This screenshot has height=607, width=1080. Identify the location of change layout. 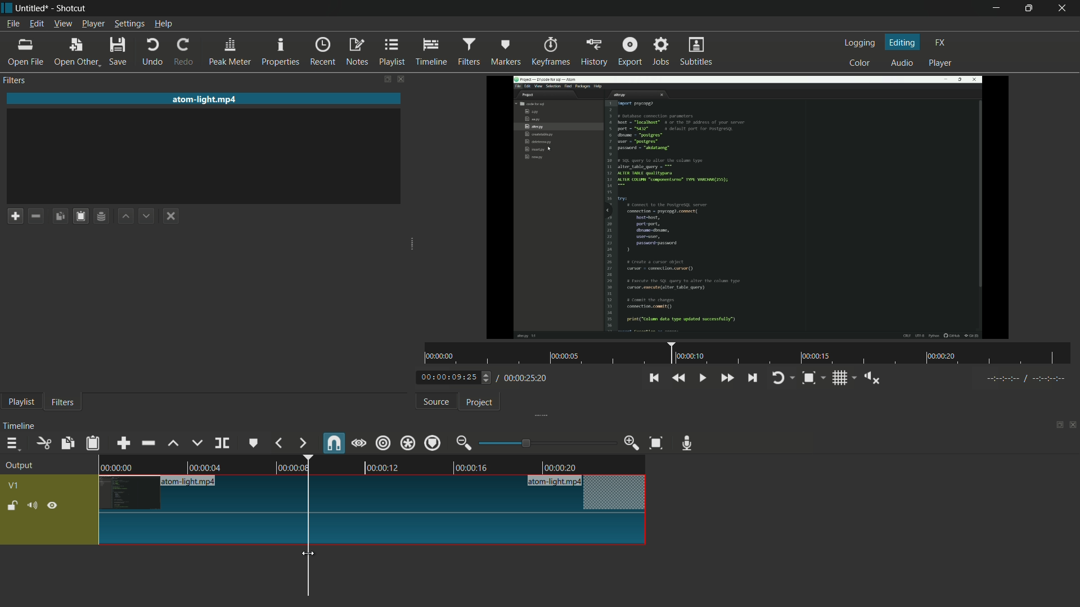
(1056, 424).